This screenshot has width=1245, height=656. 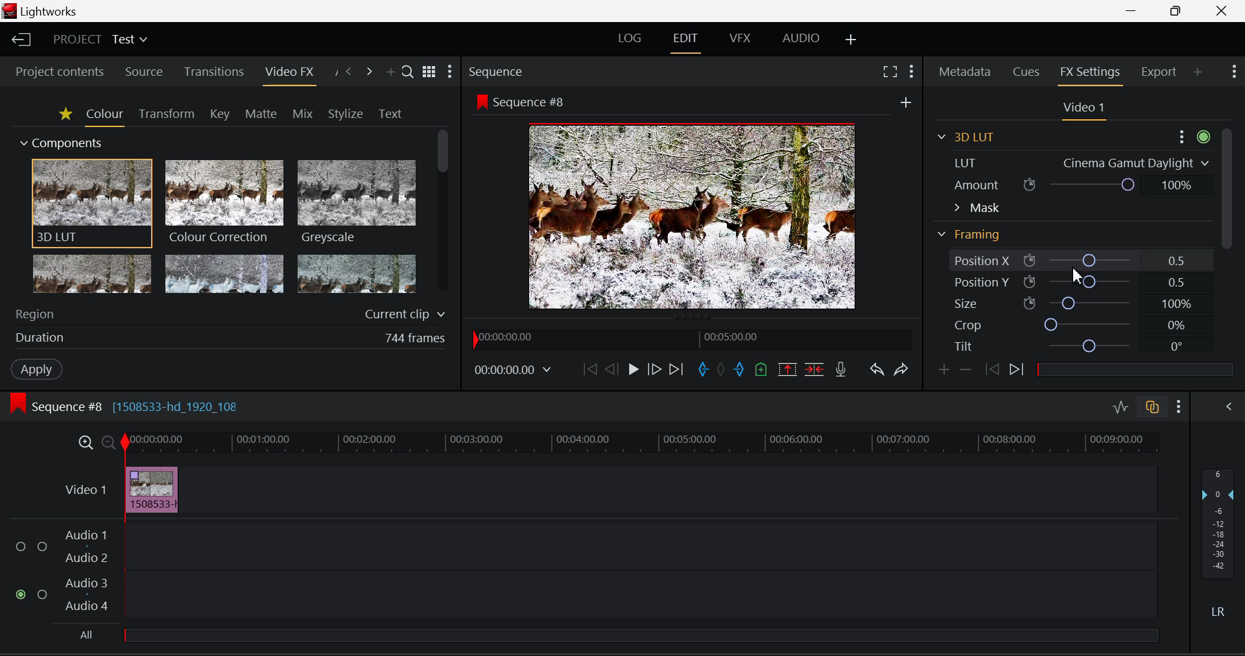 I want to click on Remove Marked Section, so click(x=786, y=369).